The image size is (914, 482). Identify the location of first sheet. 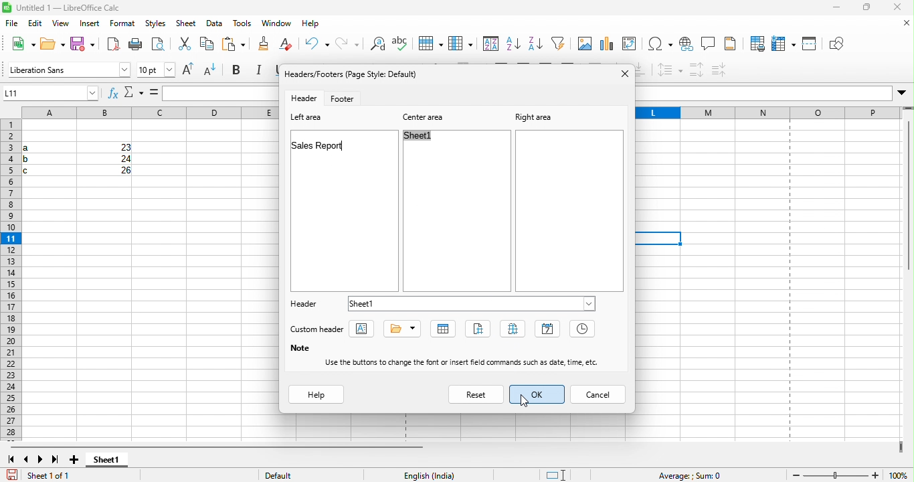
(10, 457).